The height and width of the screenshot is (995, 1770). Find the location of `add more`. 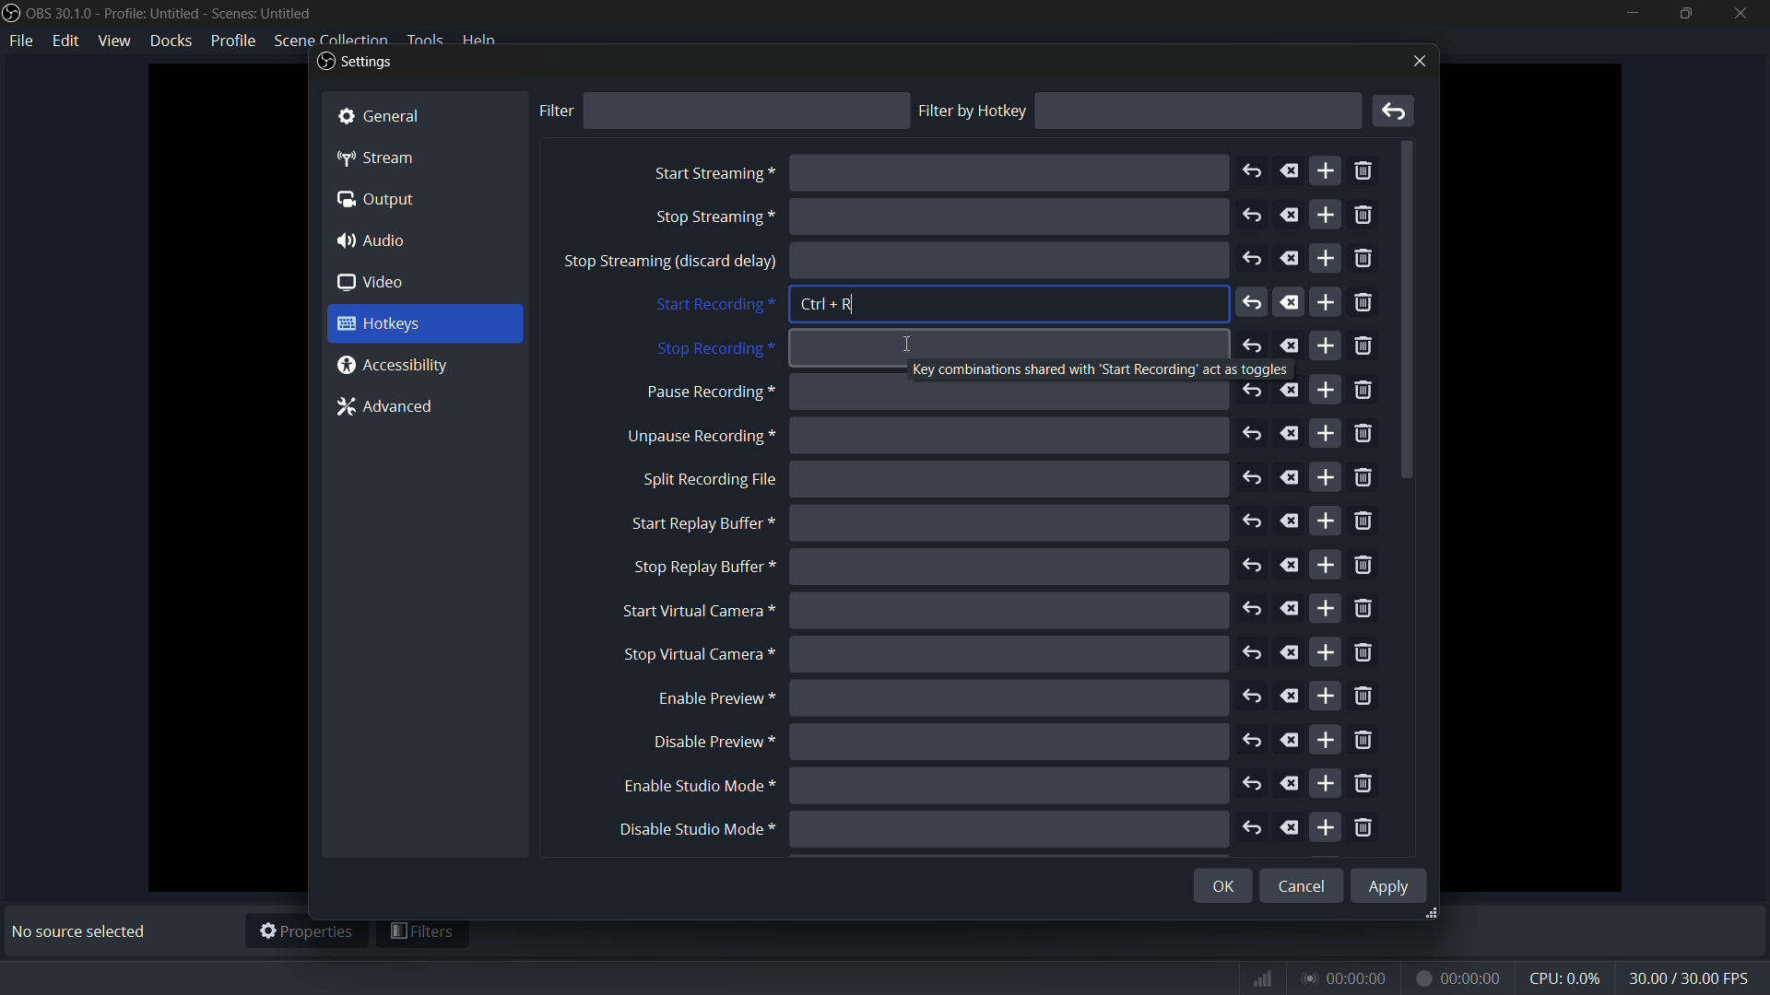

add more is located at coordinates (1323, 345).